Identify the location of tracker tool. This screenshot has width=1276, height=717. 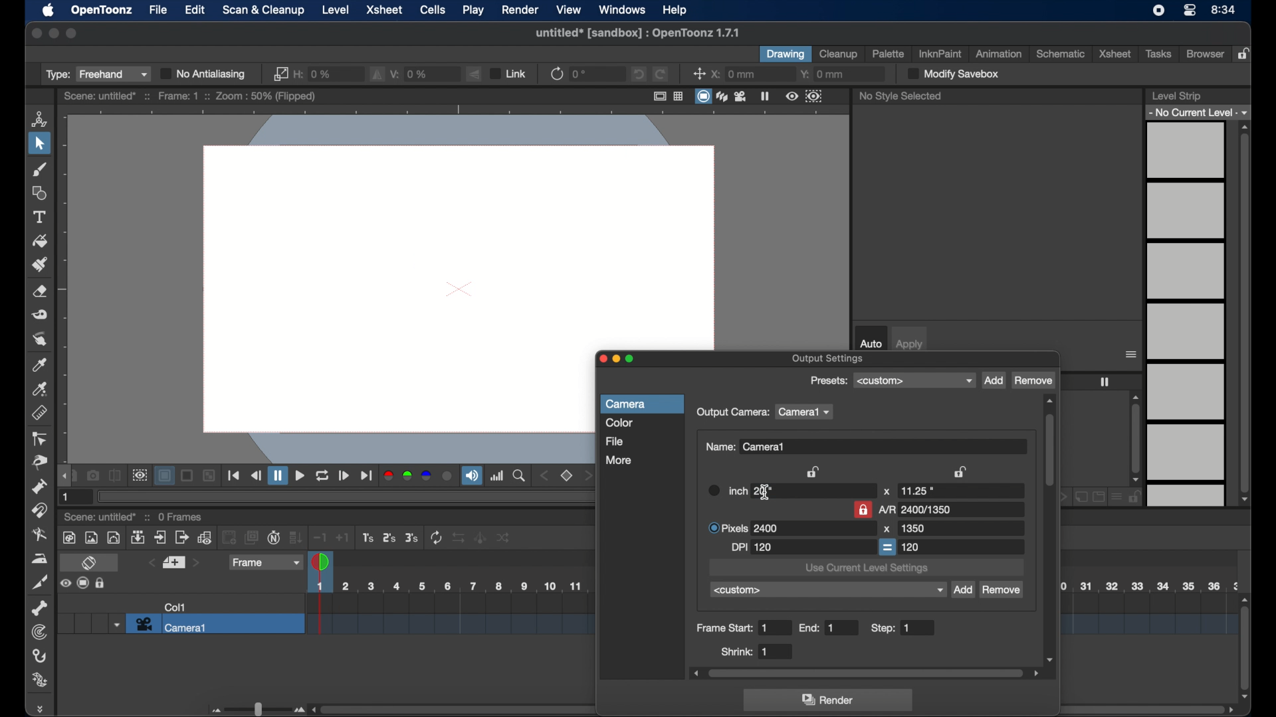
(39, 632).